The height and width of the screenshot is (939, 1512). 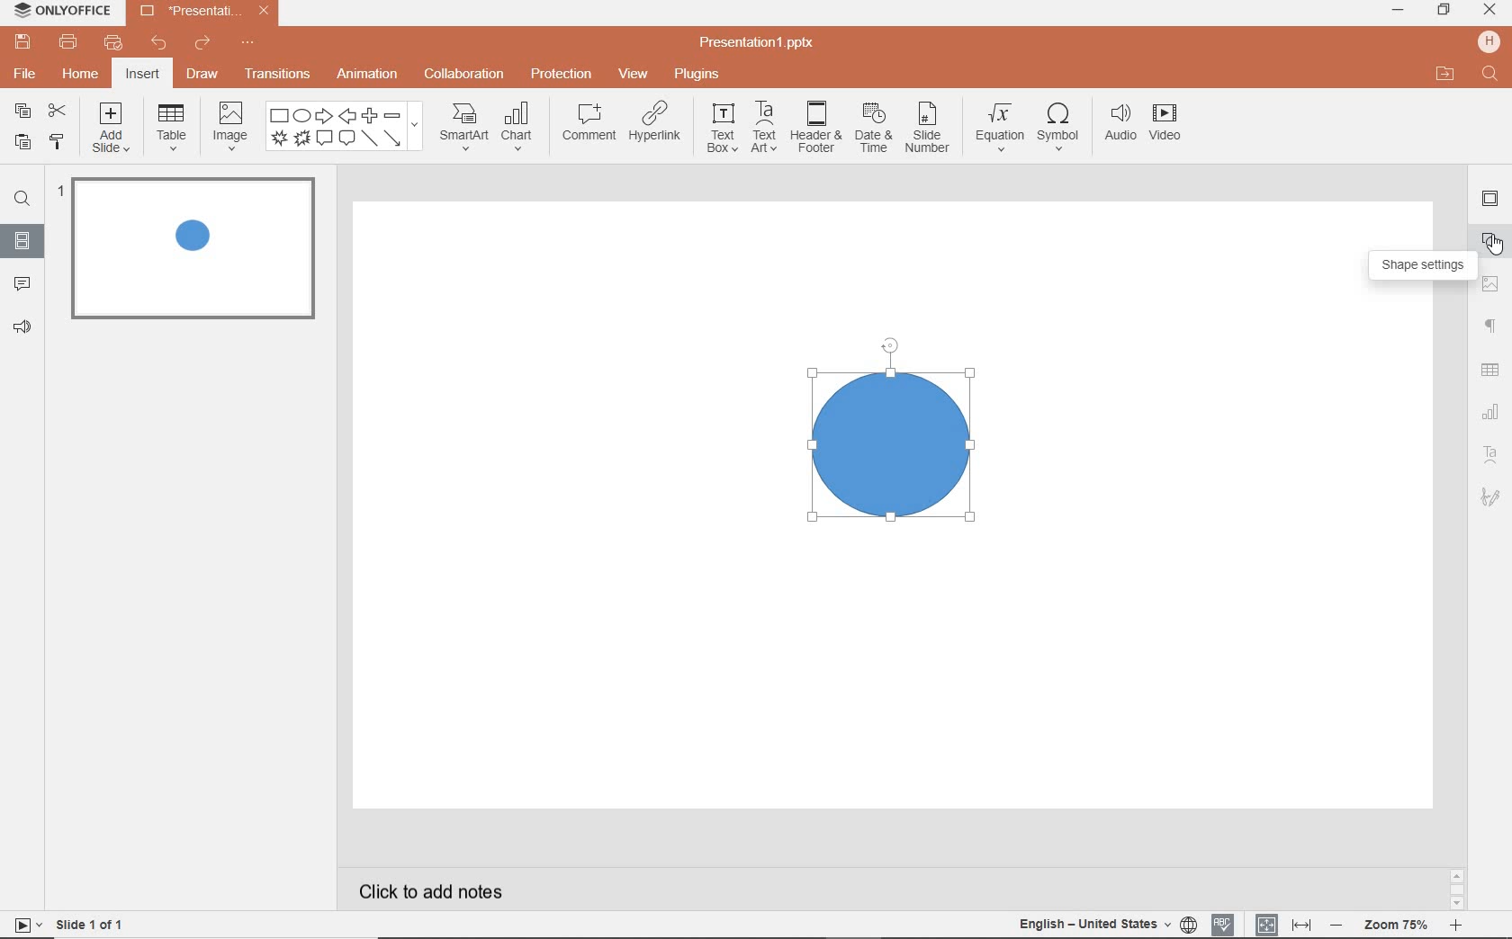 What do you see at coordinates (142, 75) in the screenshot?
I see `insert` at bounding box center [142, 75].